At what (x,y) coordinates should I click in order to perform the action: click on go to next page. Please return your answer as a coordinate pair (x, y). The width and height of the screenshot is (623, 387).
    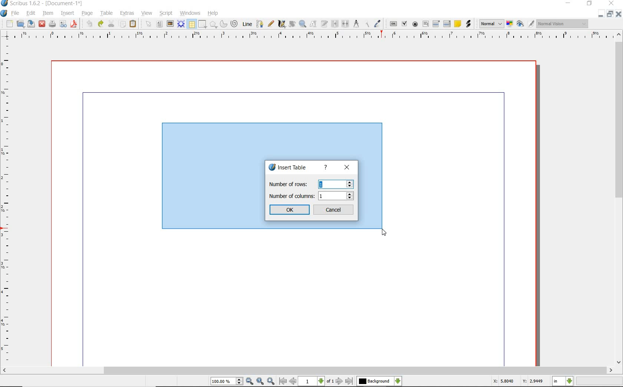
    Looking at the image, I should click on (339, 381).